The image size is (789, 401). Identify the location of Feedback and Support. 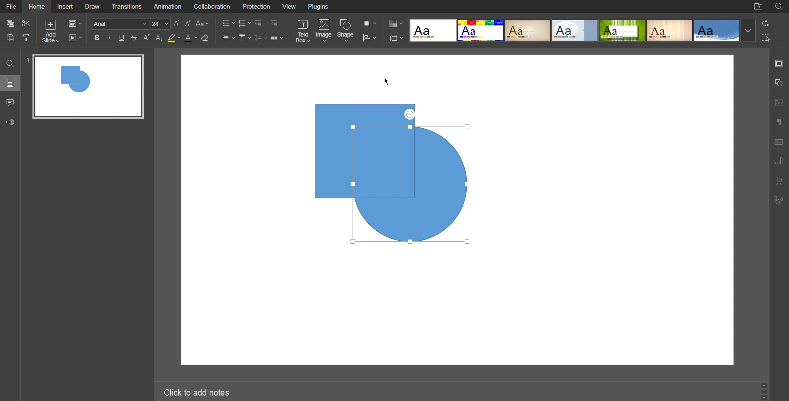
(10, 122).